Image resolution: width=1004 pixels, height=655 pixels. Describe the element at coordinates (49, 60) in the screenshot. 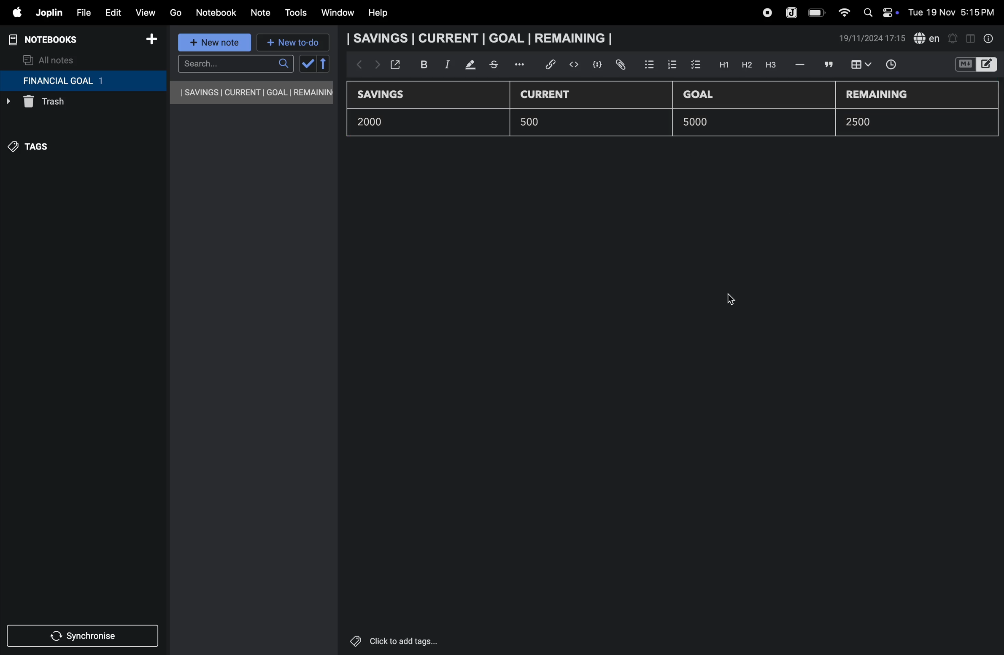

I see `all notes` at that location.